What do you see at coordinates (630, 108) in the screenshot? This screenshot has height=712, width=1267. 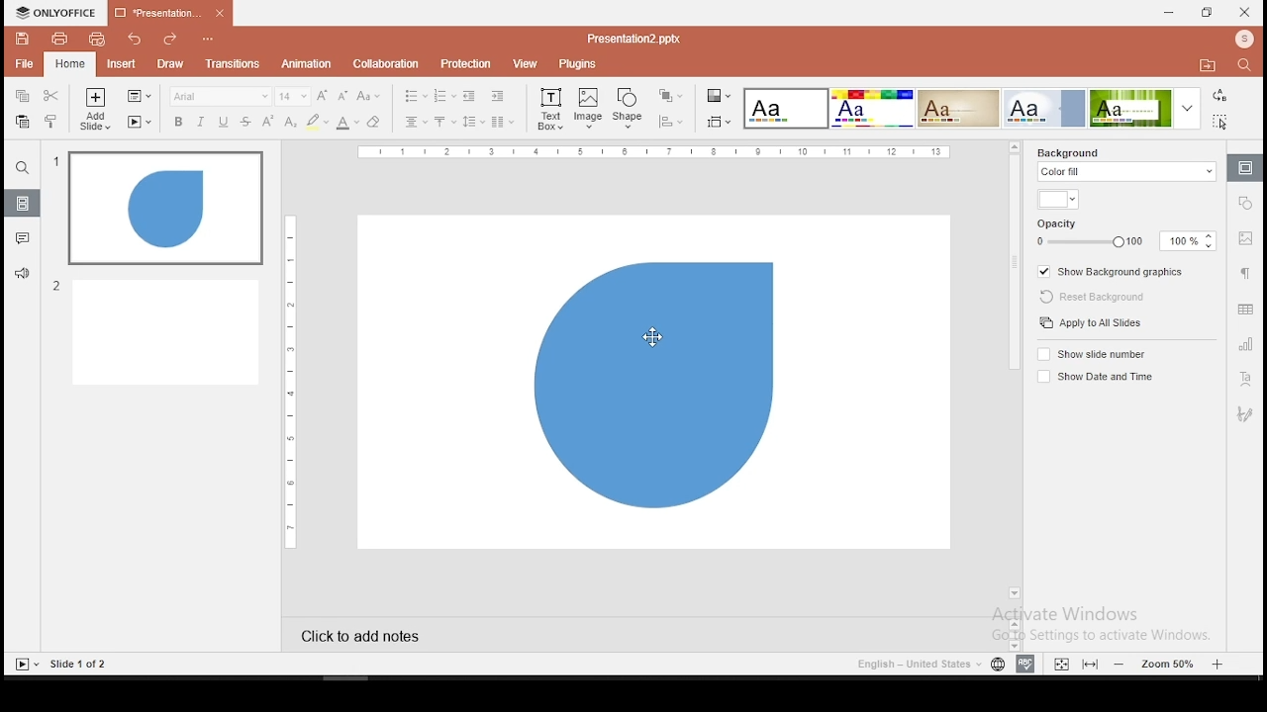 I see `shape` at bounding box center [630, 108].